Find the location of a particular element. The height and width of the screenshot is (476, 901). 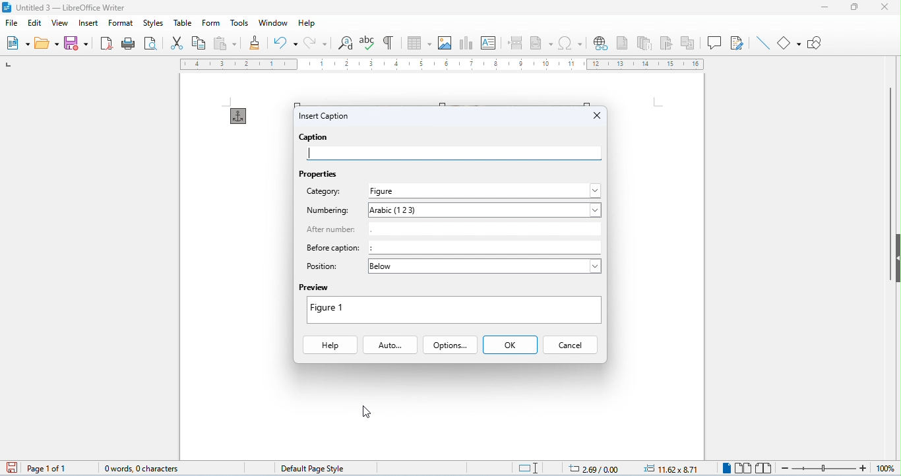

new is located at coordinates (18, 43).